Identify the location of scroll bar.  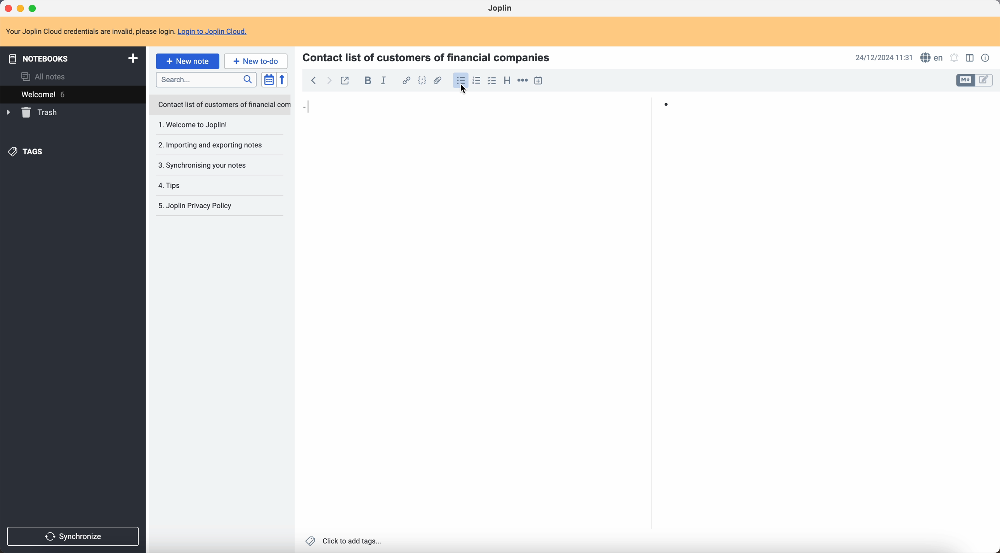
(648, 168).